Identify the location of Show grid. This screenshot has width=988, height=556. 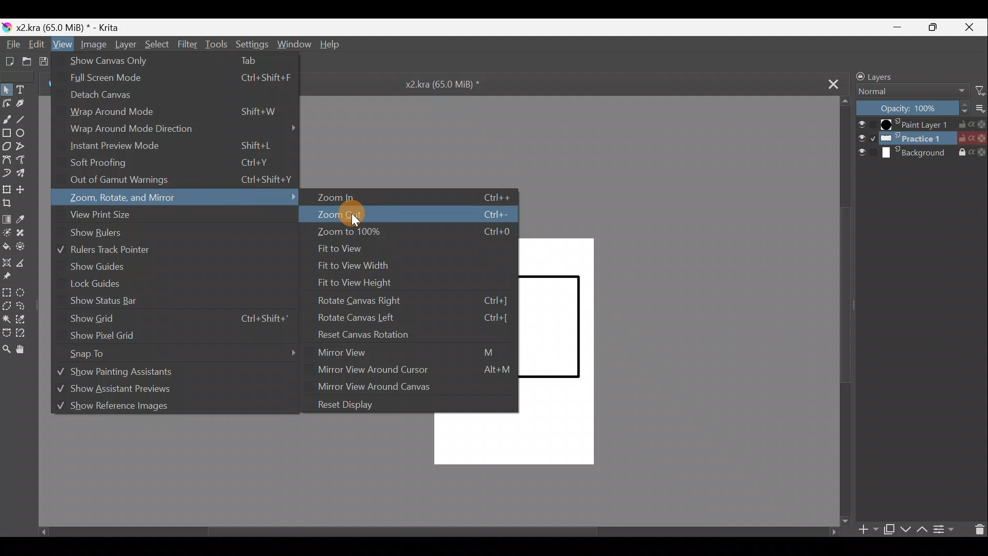
(178, 319).